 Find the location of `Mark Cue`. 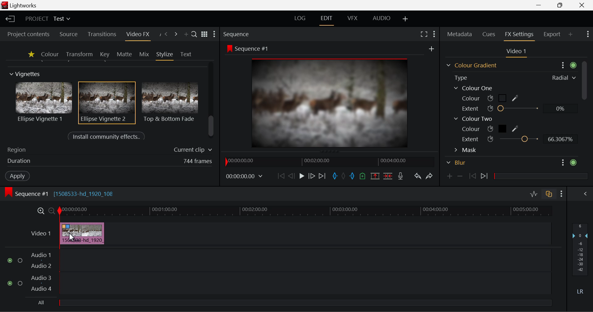

Mark Cue is located at coordinates (363, 176).